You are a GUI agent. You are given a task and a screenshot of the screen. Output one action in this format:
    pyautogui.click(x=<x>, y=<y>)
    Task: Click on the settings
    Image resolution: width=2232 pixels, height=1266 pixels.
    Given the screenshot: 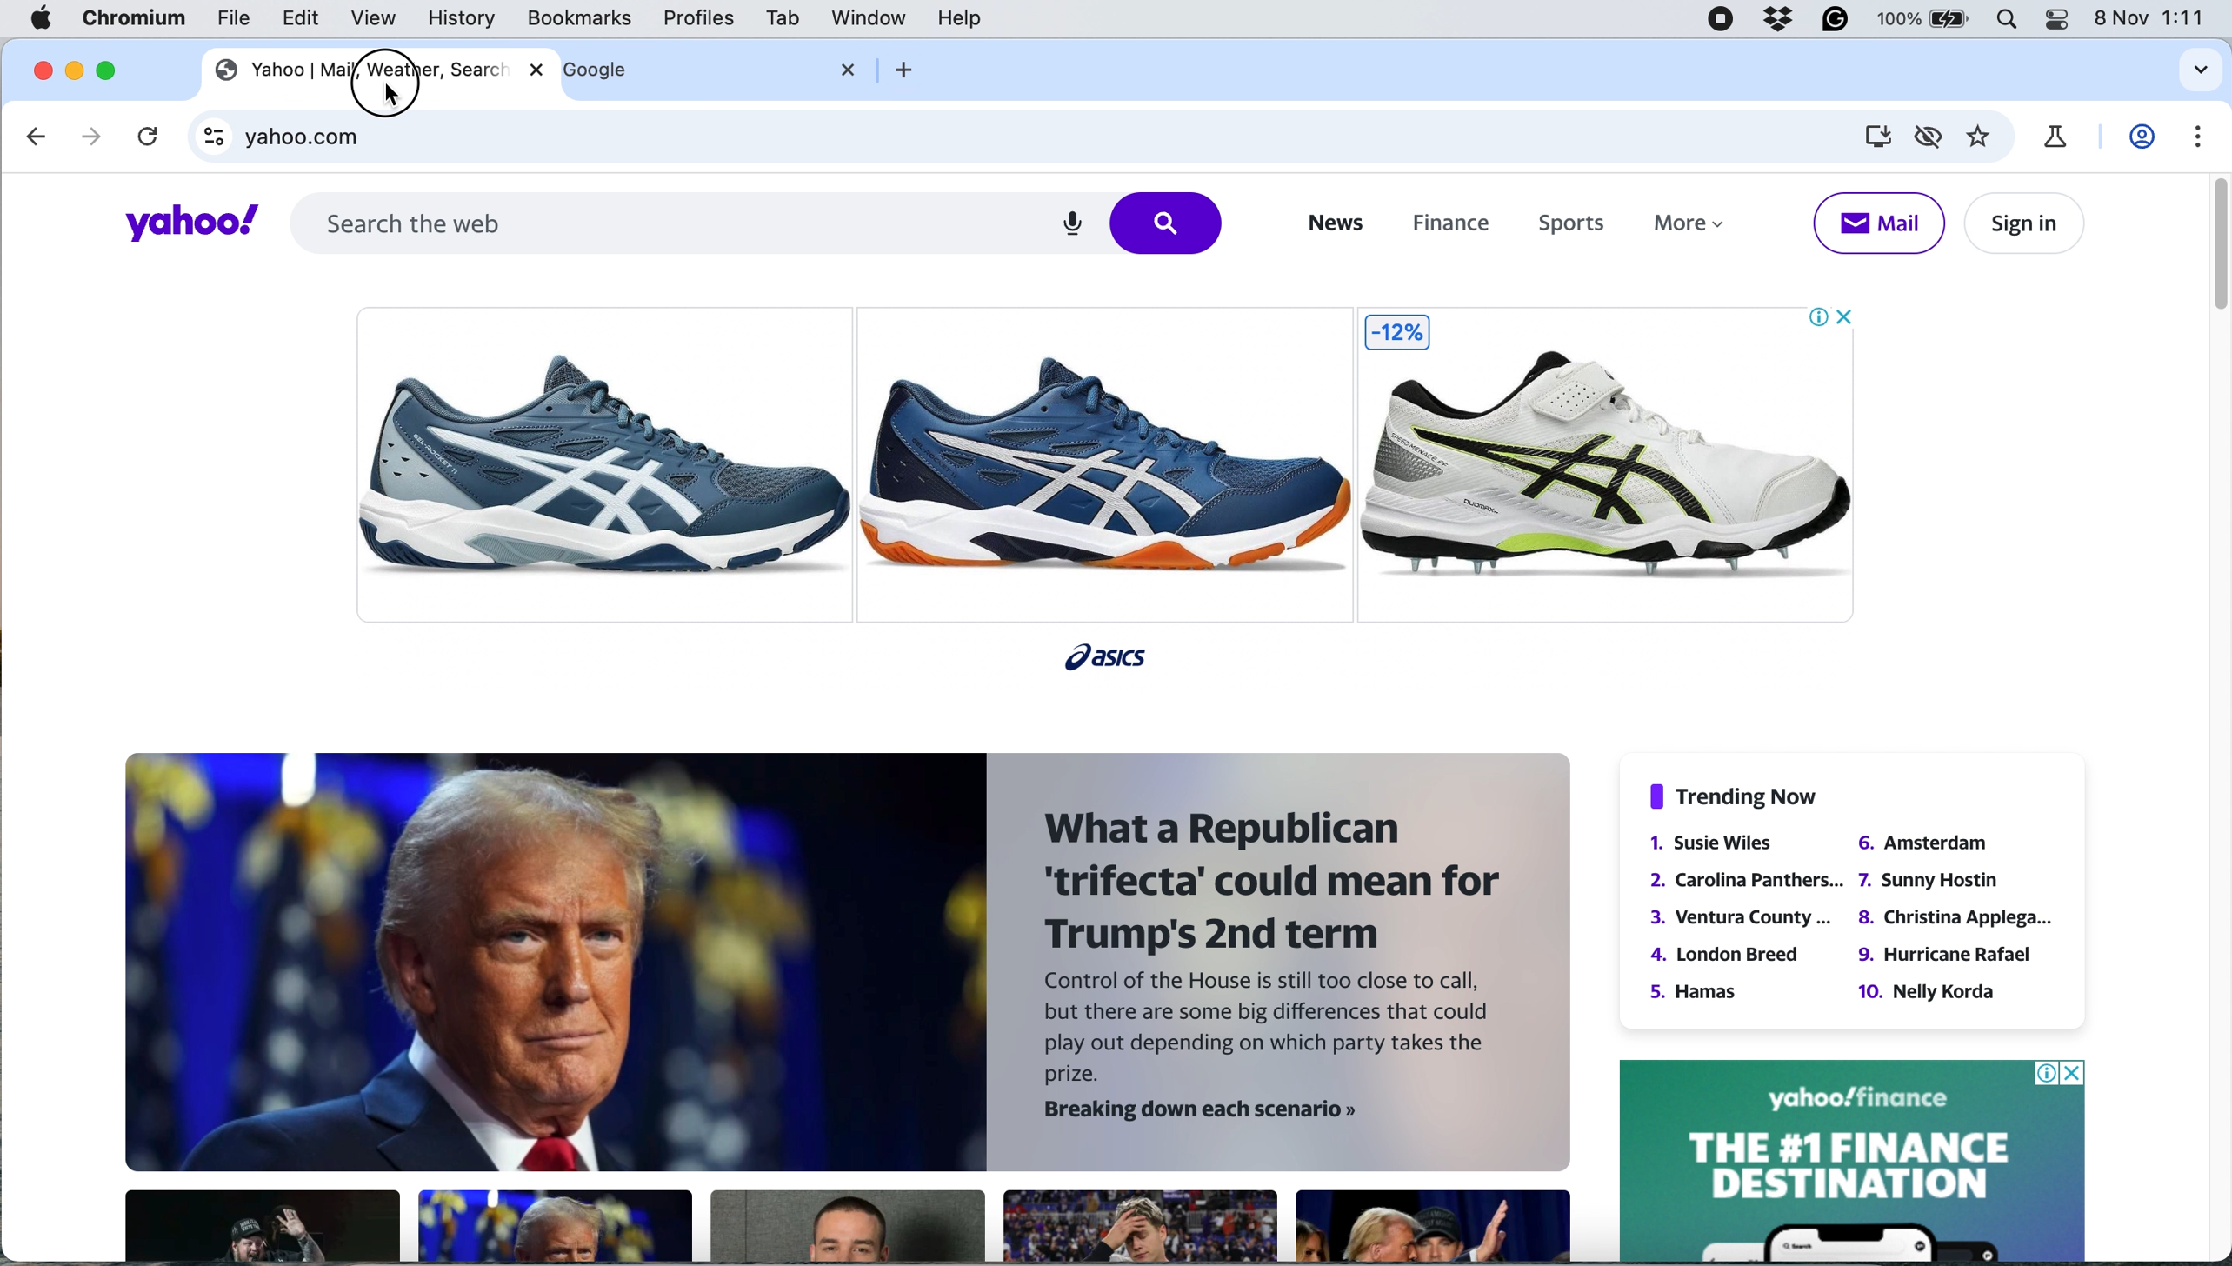 What is the action you would take?
    pyautogui.click(x=2198, y=137)
    